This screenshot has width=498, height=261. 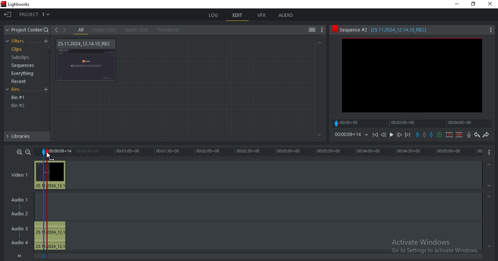 What do you see at coordinates (49, 156) in the screenshot?
I see `Cursor` at bounding box center [49, 156].